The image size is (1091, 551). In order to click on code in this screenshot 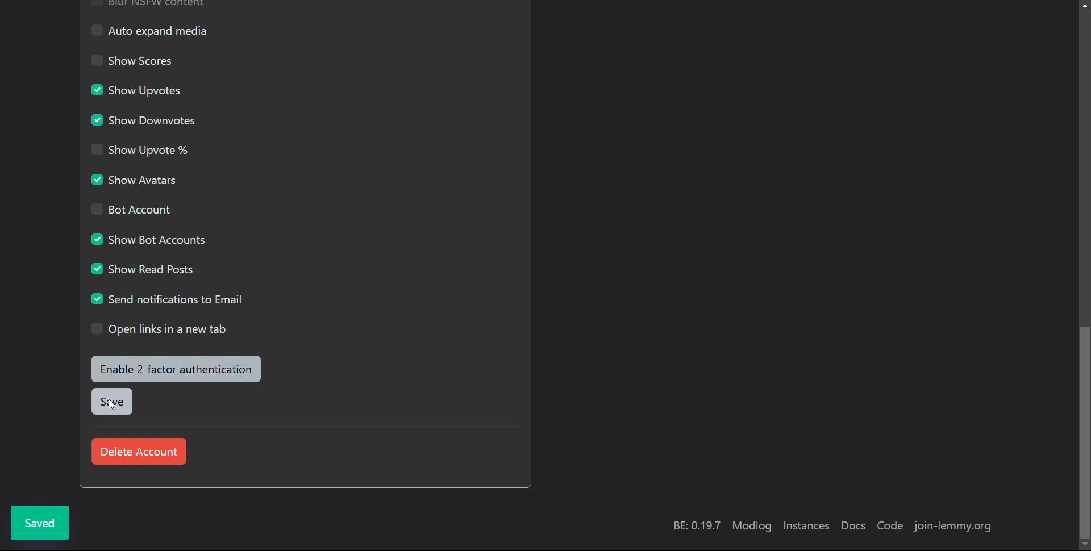, I will do `click(890, 526)`.